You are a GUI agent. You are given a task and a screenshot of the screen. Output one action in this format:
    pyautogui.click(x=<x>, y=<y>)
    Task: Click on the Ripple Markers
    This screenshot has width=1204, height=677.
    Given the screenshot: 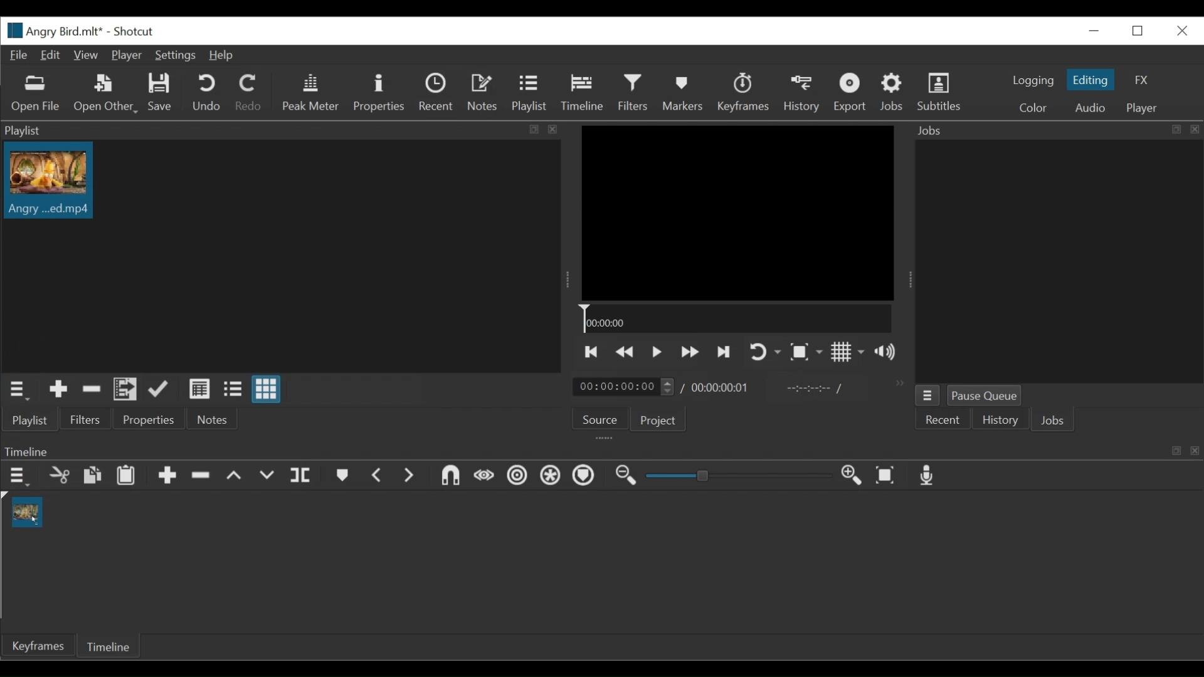 What is the action you would take?
    pyautogui.click(x=586, y=477)
    